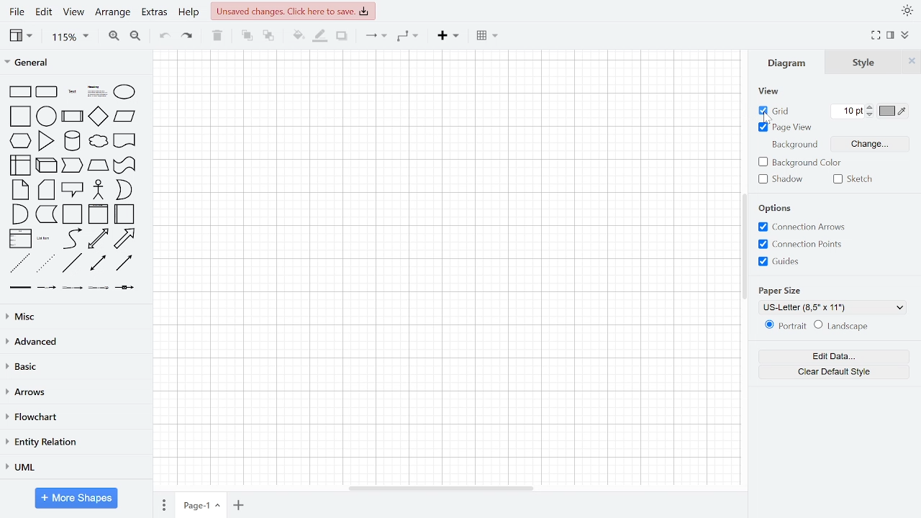  I want to click on Background color, so click(799, 162).